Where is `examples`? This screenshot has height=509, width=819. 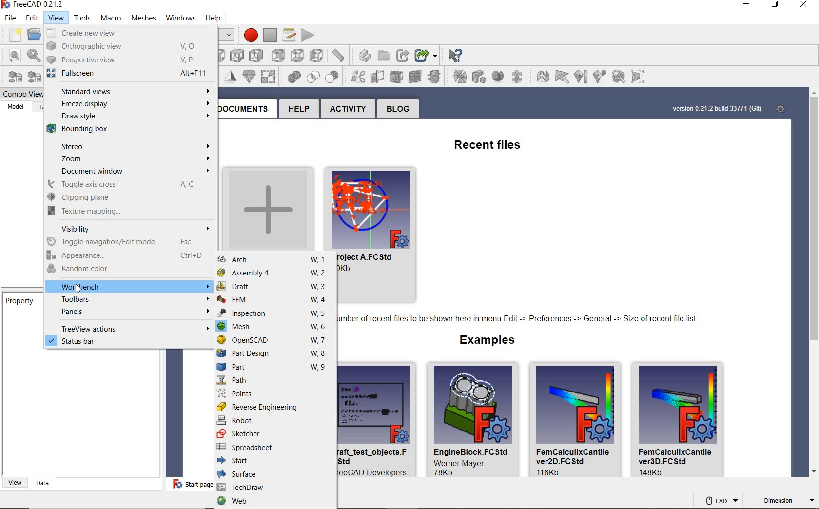
examples is located at coordinates (483, 341).